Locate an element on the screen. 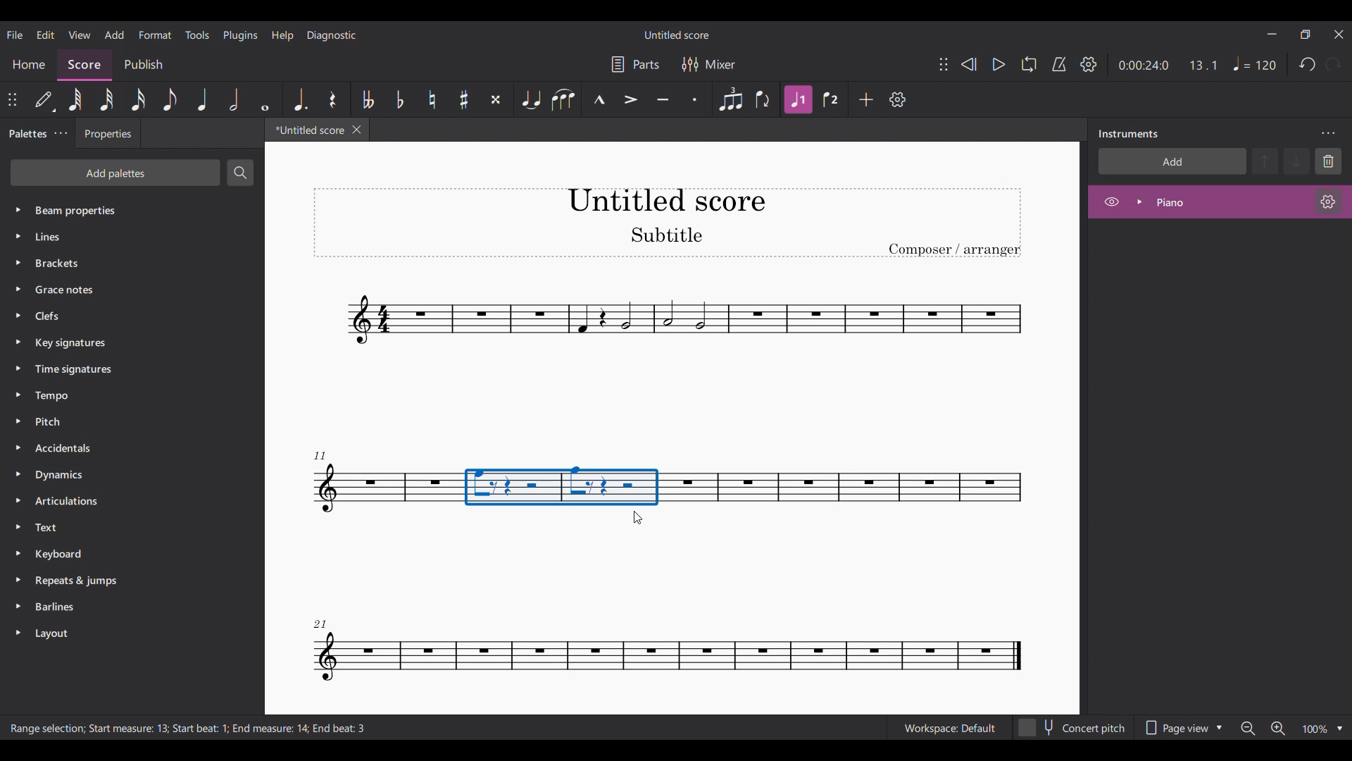 This screenshot has width=1352, height=761. Text is located at coordinates (120, 527).